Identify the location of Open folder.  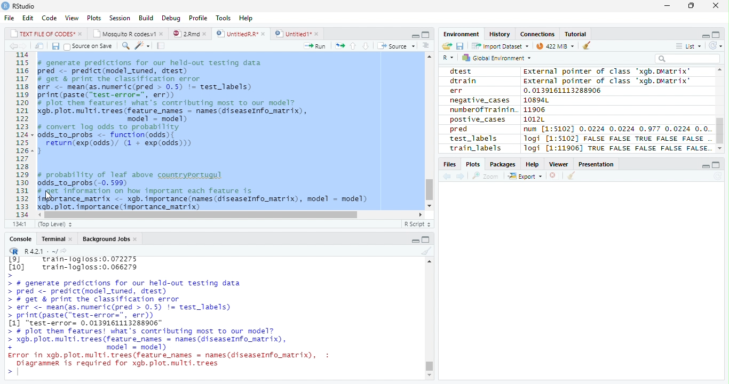
(447, 45).